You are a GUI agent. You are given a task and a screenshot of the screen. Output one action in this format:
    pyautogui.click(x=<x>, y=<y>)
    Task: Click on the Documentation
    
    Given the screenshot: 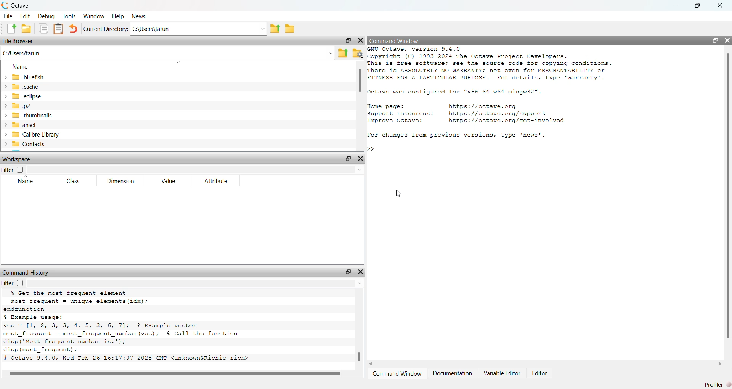 What is the action you would take?
    pyautogui.click(x=453, y=373)
    